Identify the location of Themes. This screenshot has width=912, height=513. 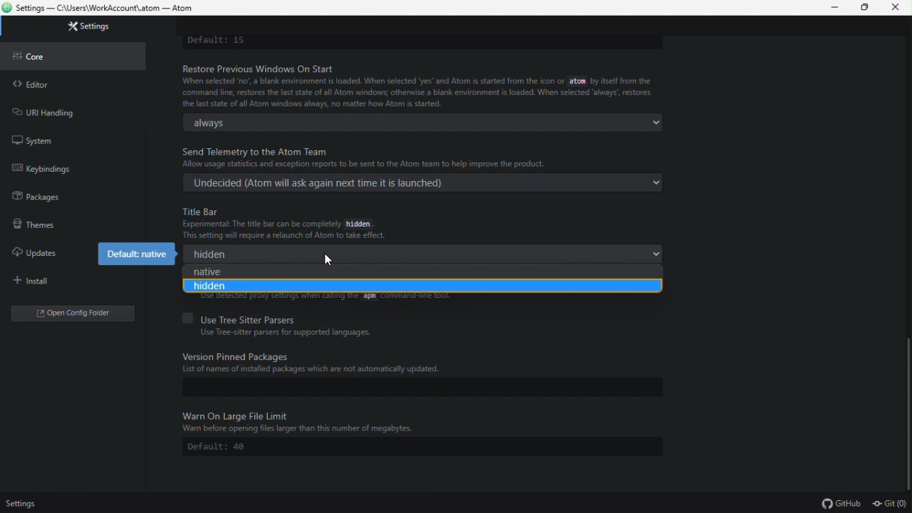
(68, 223).